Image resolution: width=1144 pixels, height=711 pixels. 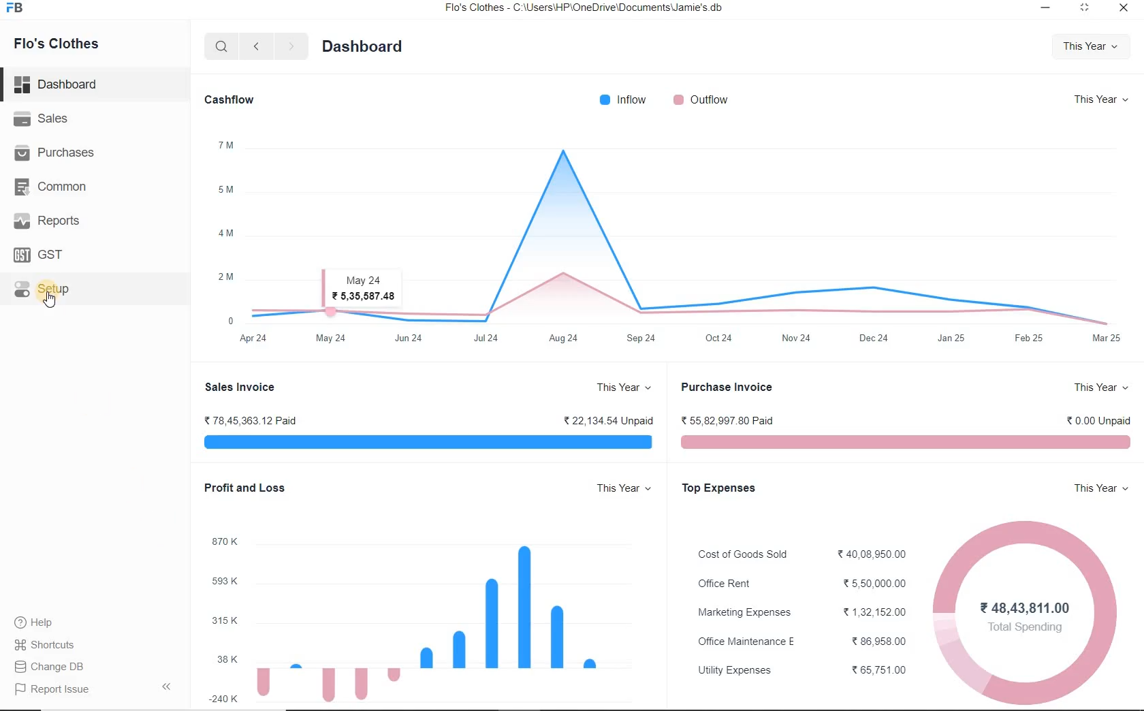 What do you see at coordinates (57, 666) in the screenshot?
I see ` Change DB` at bounding box center [57, 666].